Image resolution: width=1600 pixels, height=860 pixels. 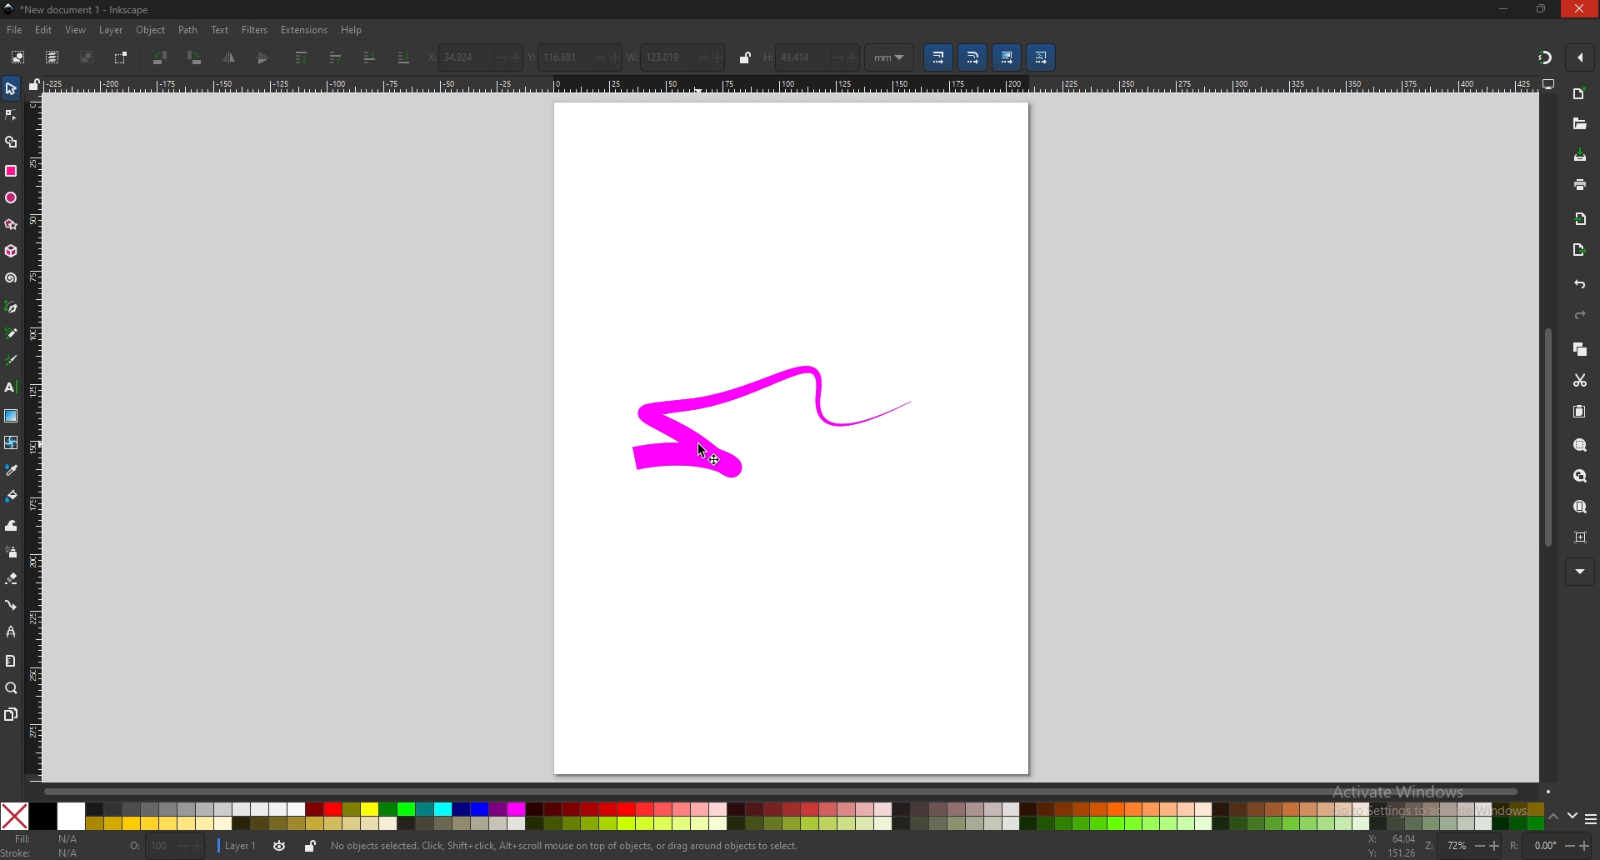 I want to click on rotate 90 degree cw, so click(x=197, y=57).